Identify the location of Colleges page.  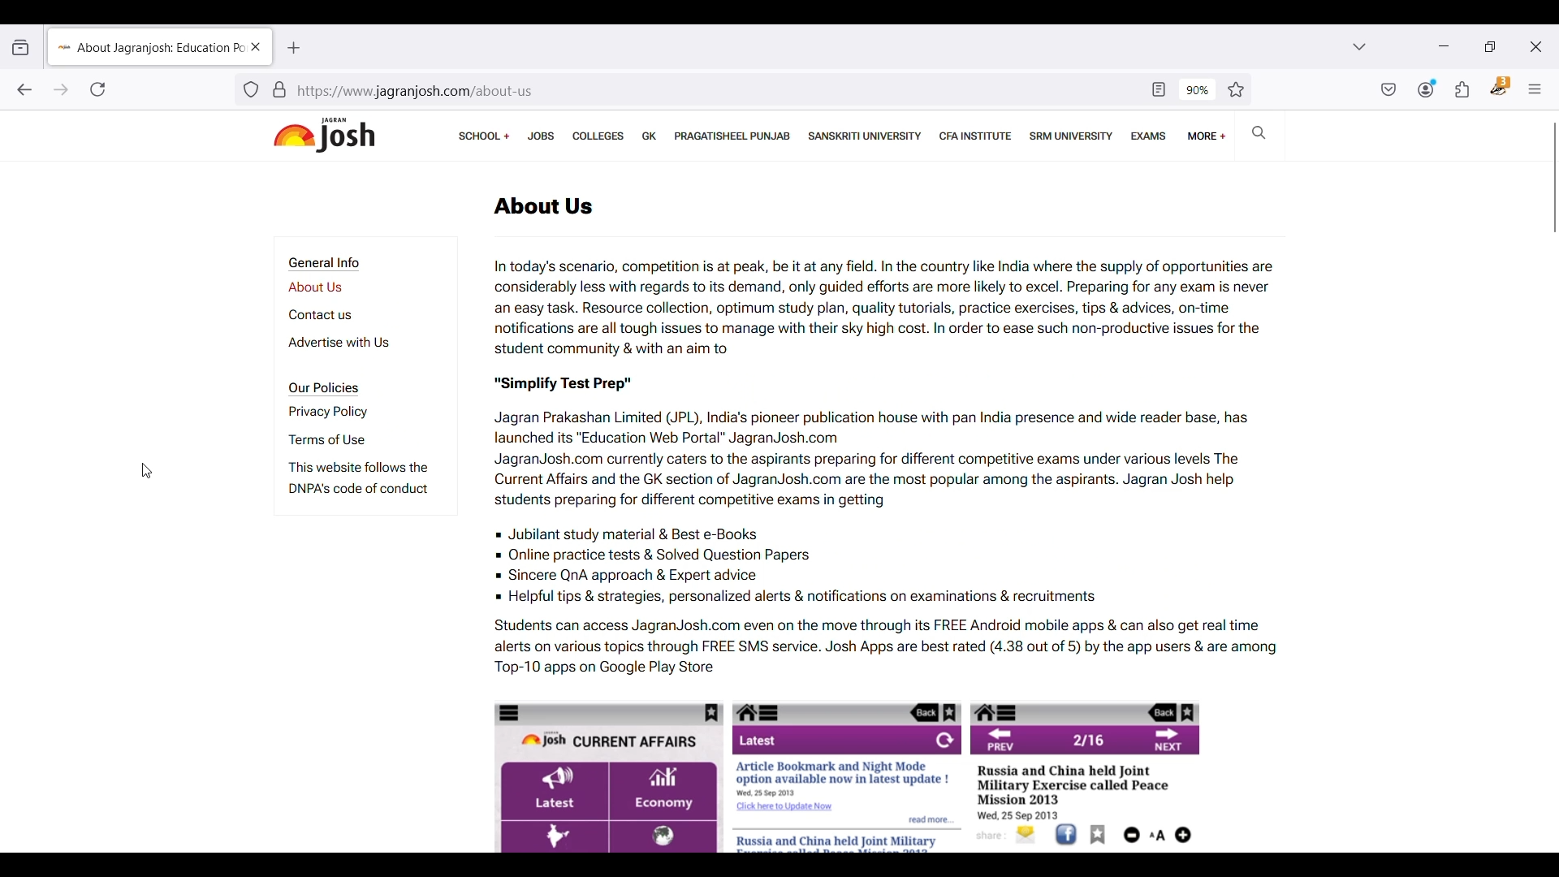
(598, 136).